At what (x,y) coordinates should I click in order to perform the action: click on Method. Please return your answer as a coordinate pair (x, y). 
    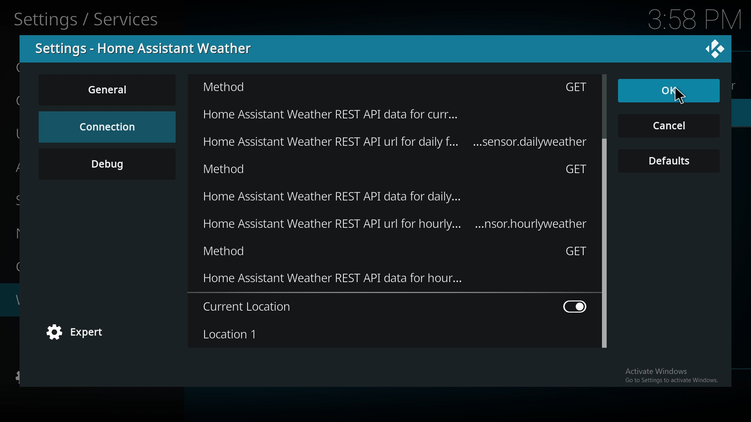
    Looking at the image, I should click on (392, 89).